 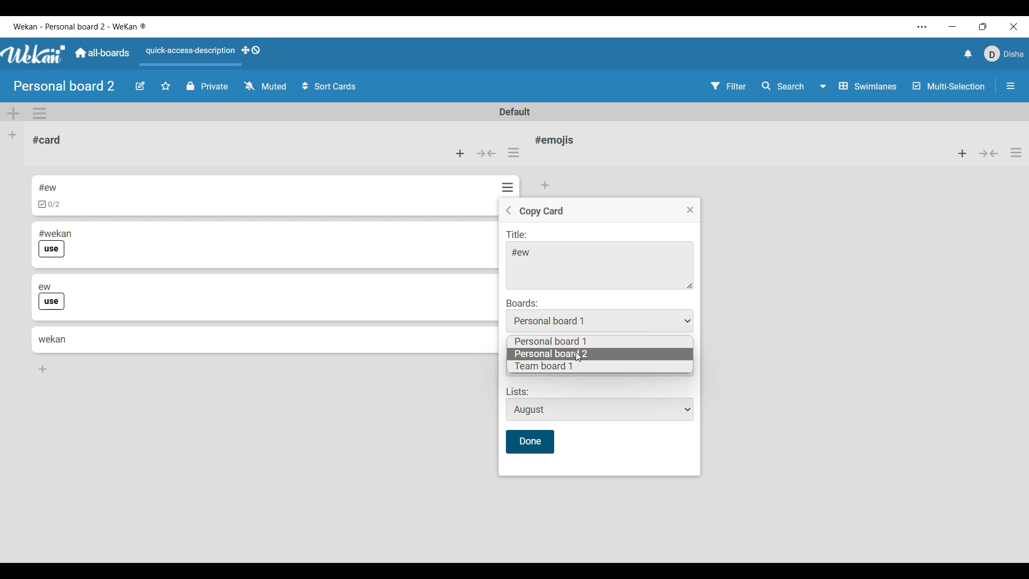 What do you see at coordinates (983, 26) in the screenshot?
I see `Show interface in a smaller tab` at bounding box center [983, 26].